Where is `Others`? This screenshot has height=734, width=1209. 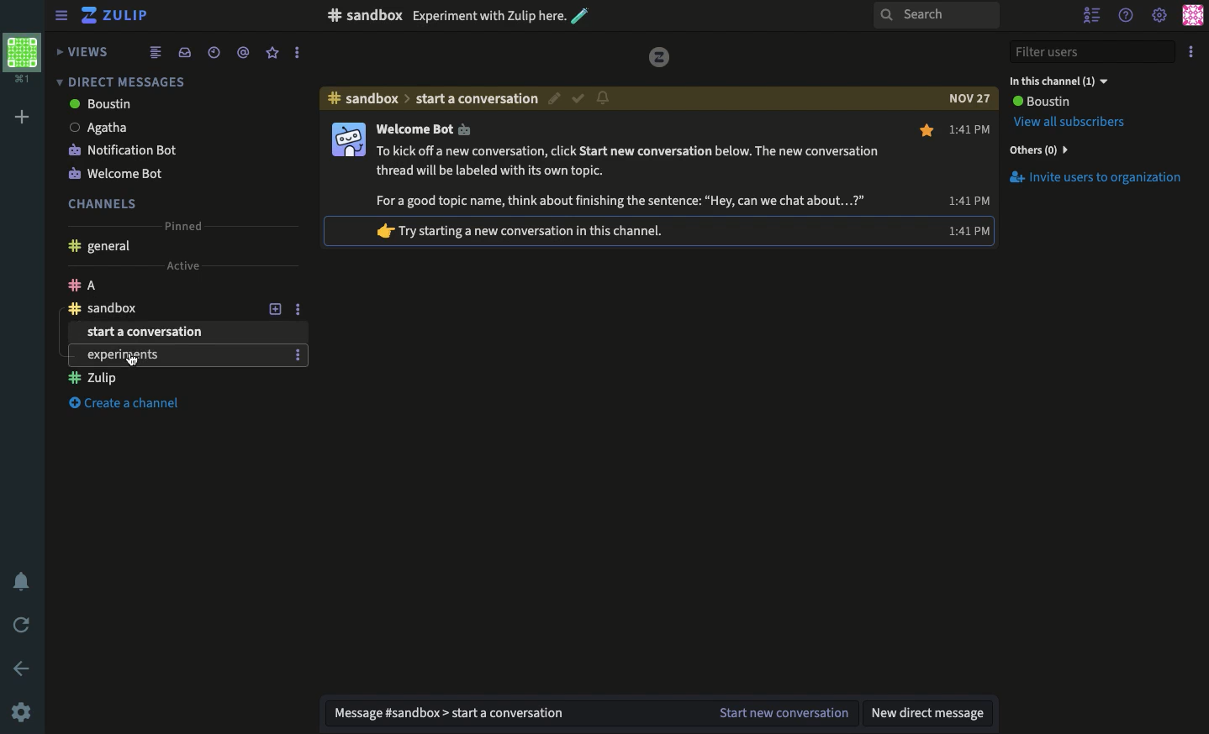 Others is located at coordinates (1037, 149).